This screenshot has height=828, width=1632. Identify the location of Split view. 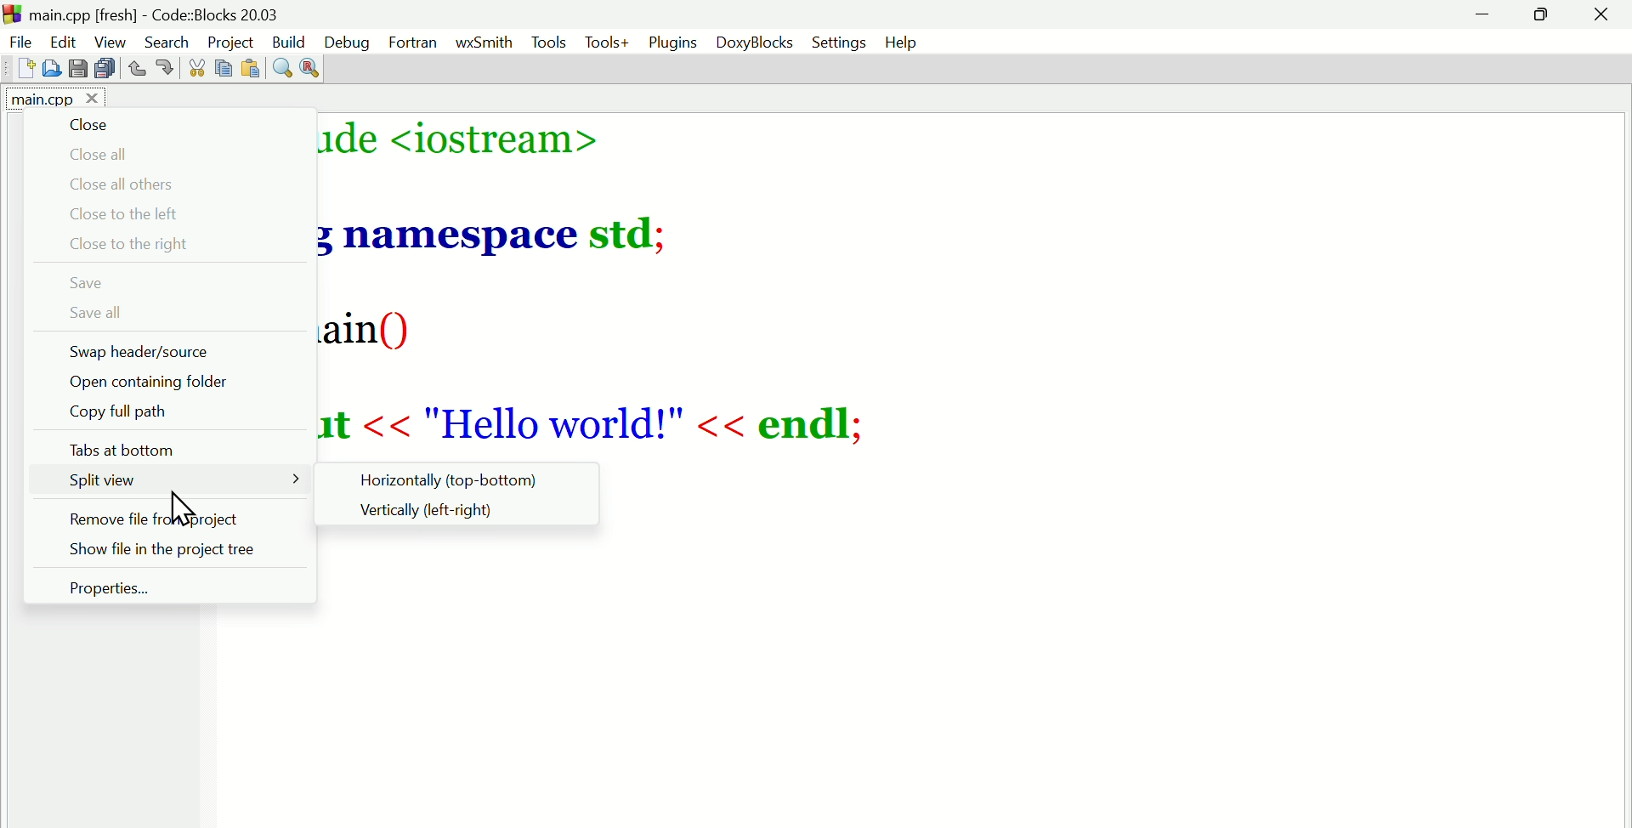
(101, 484).